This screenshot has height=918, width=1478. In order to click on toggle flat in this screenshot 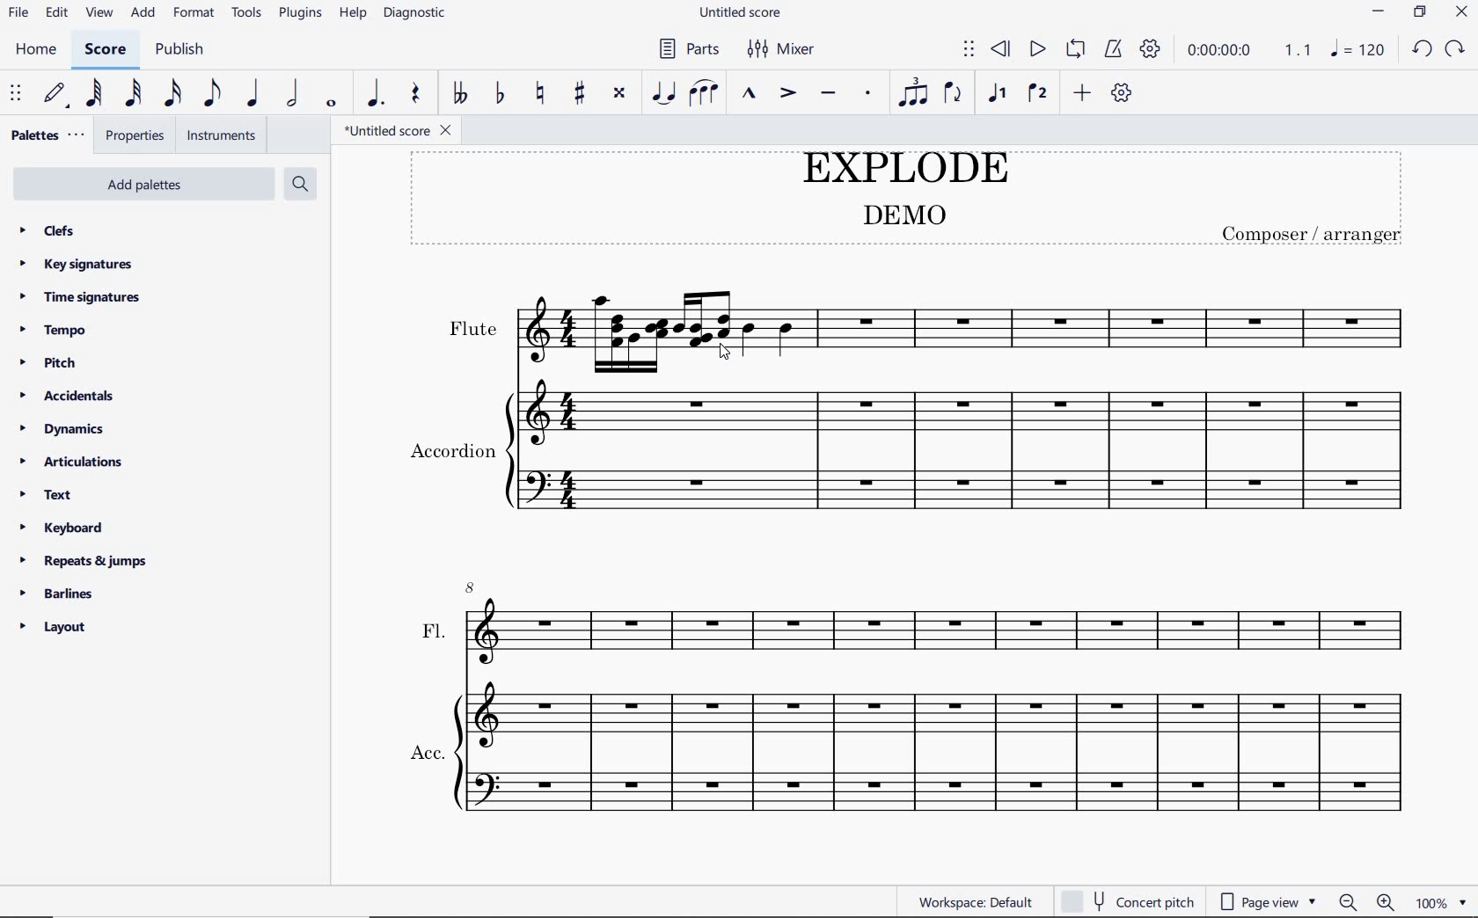, I will do `click(500, 94)`.